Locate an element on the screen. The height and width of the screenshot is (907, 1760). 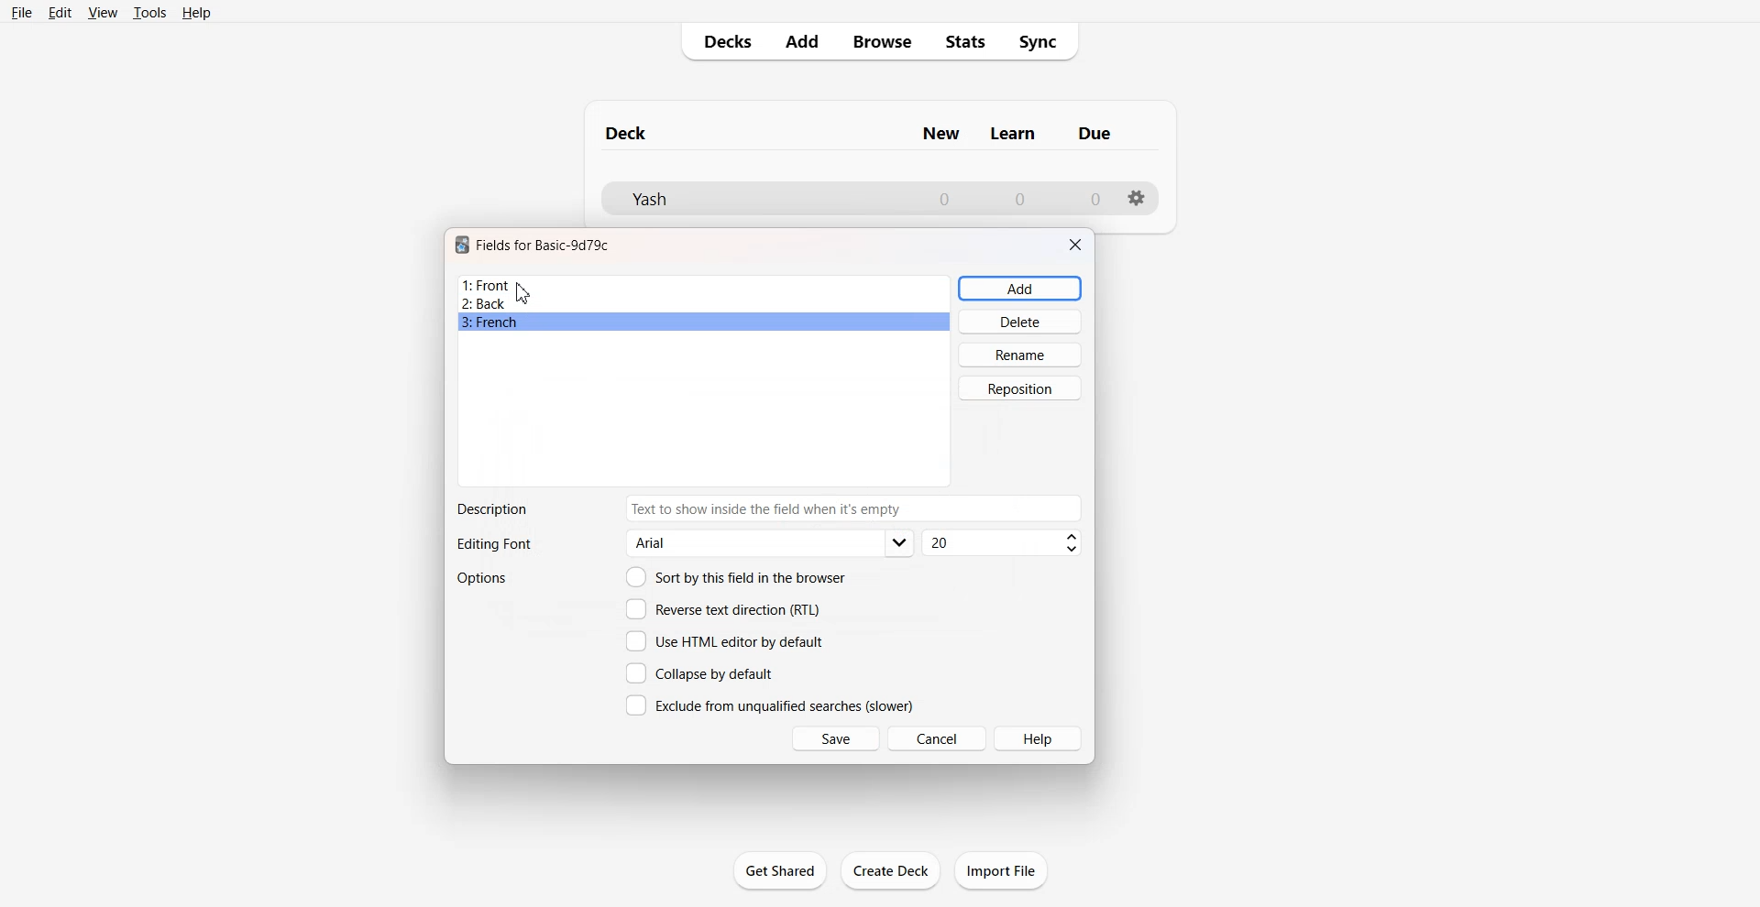
Use HTML editor by default is located at coordinates (724, 641).